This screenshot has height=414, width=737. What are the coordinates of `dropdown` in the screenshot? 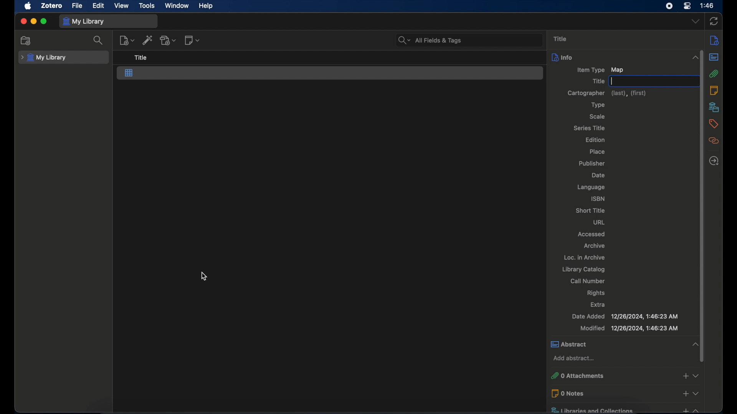 It's located at (695, 21).